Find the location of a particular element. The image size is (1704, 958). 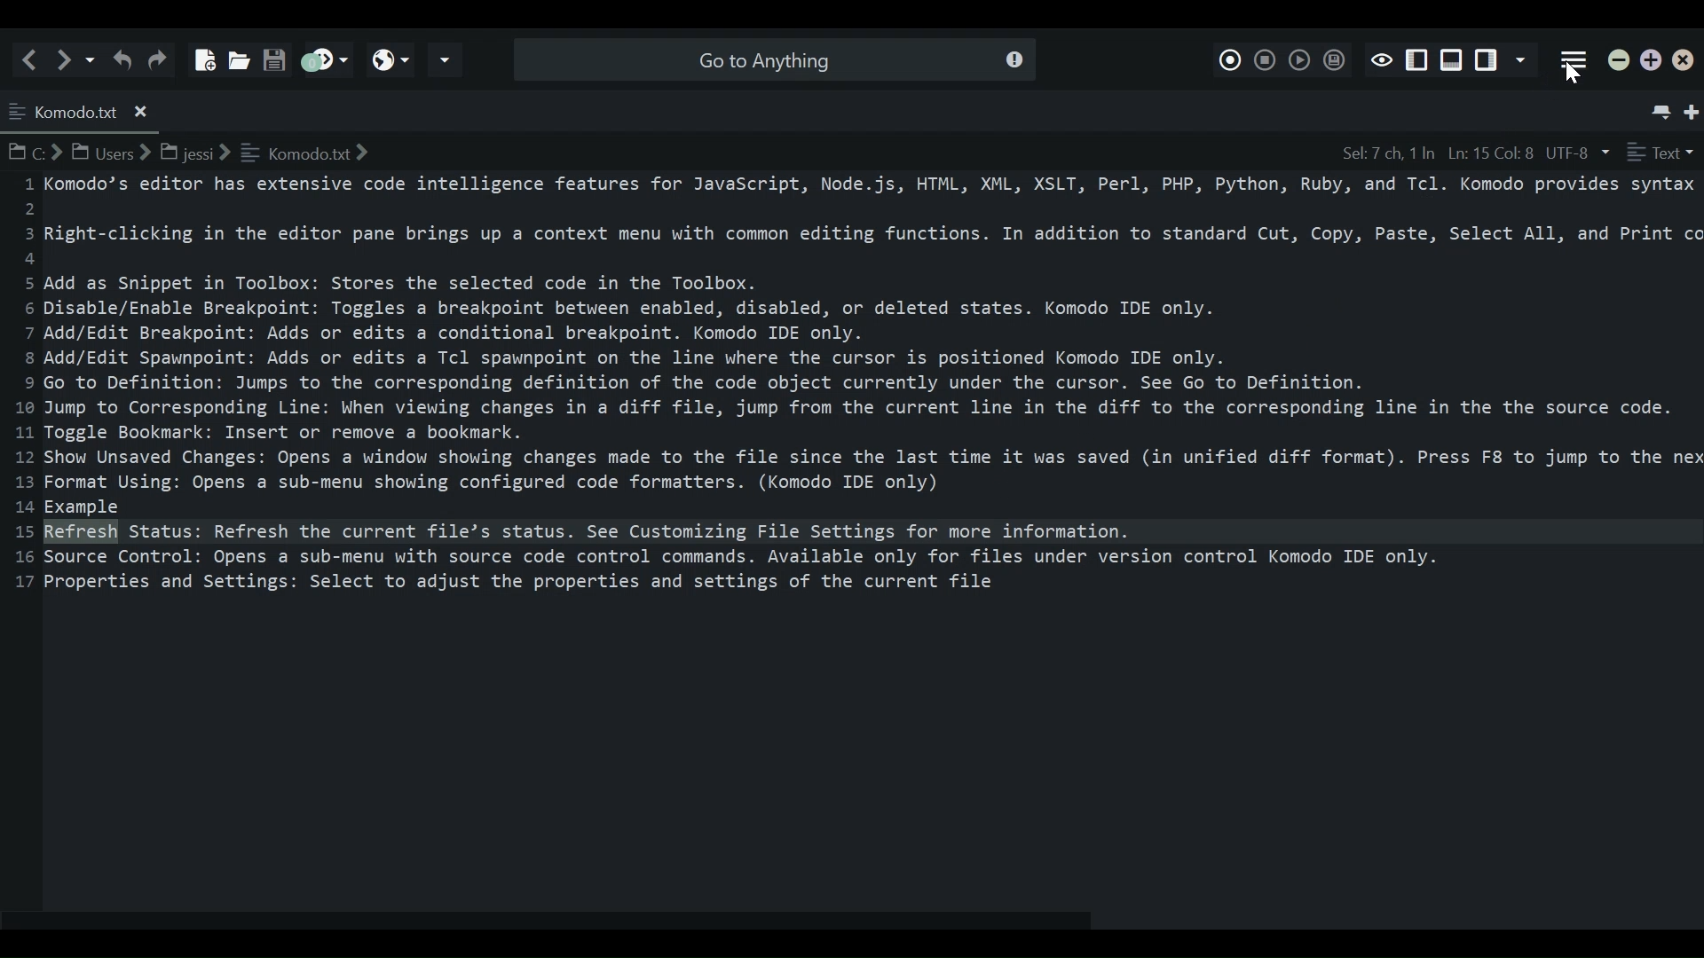

Share current file is located at coordinates (446, 60).